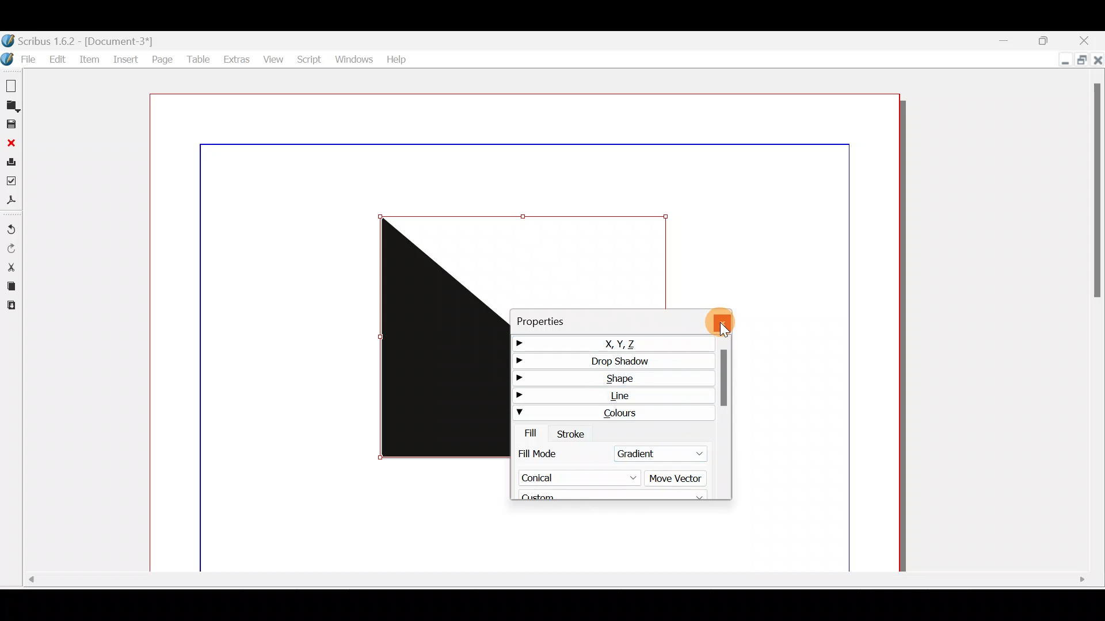  What do you see at coordinates (551, 582) in the screenshot?
I see `Scroll bar` at bounding box center [551, 582].